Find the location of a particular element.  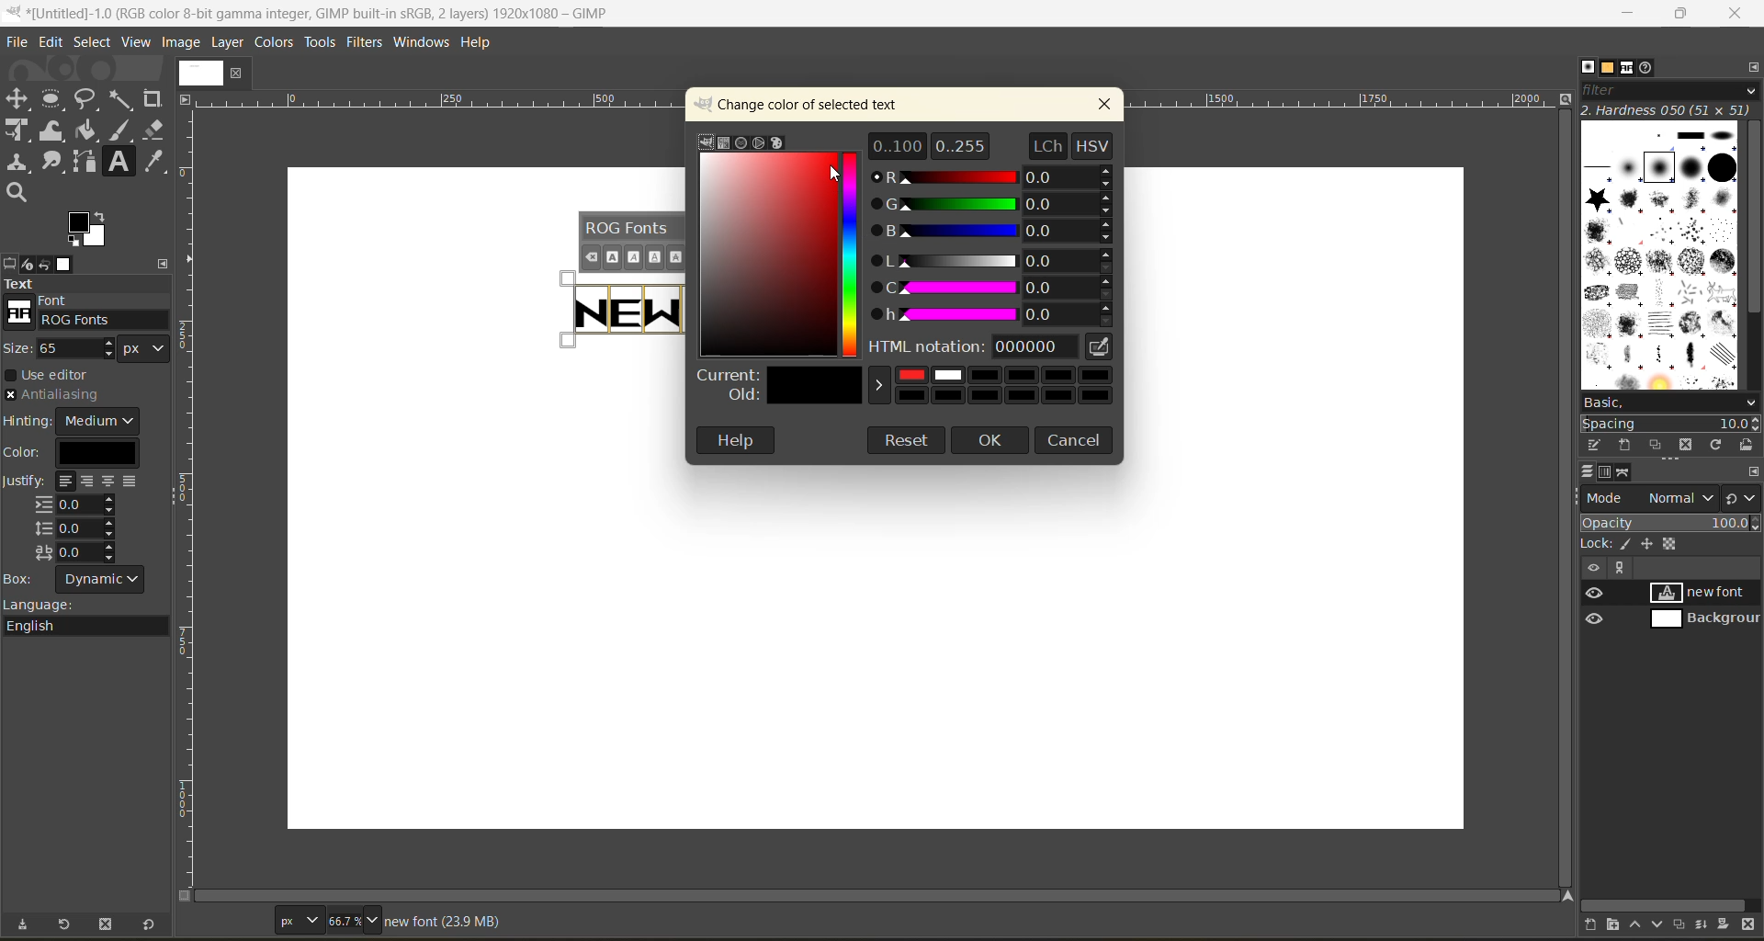

preview is located at coordinates (1598, 607).